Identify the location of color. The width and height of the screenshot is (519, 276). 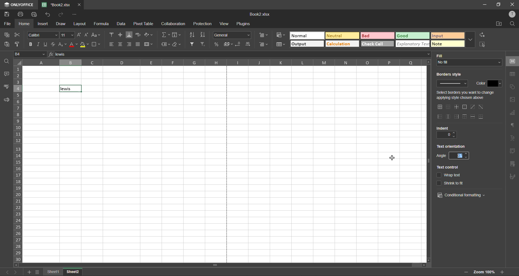
(480, 83).